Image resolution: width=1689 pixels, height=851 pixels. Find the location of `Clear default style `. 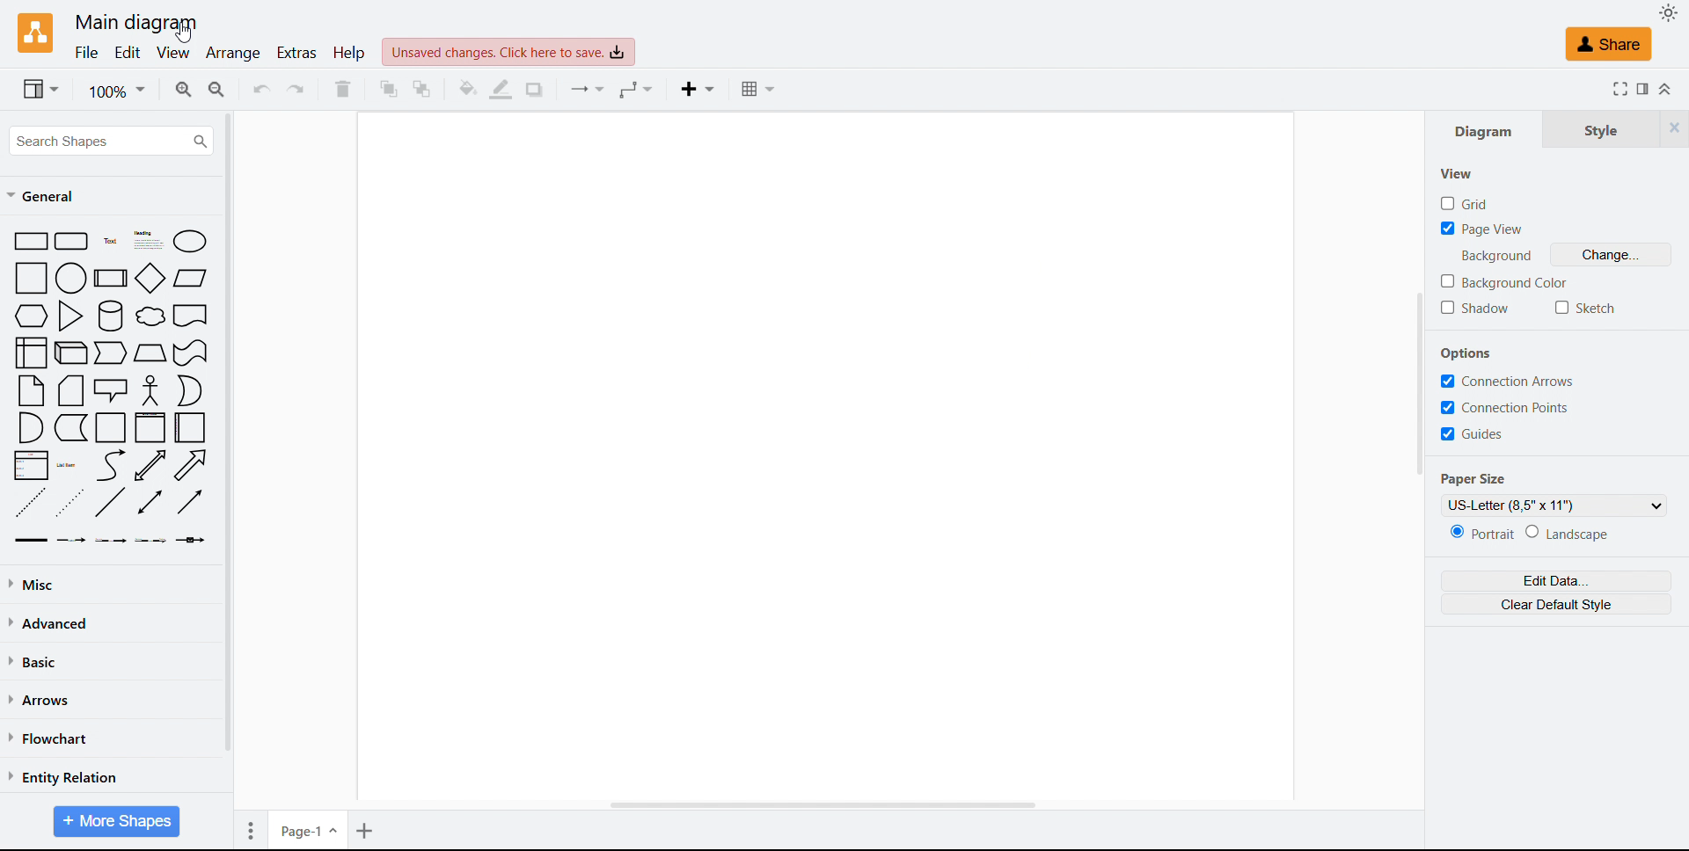

Clear default style  is located at coordinates (1555, 604).